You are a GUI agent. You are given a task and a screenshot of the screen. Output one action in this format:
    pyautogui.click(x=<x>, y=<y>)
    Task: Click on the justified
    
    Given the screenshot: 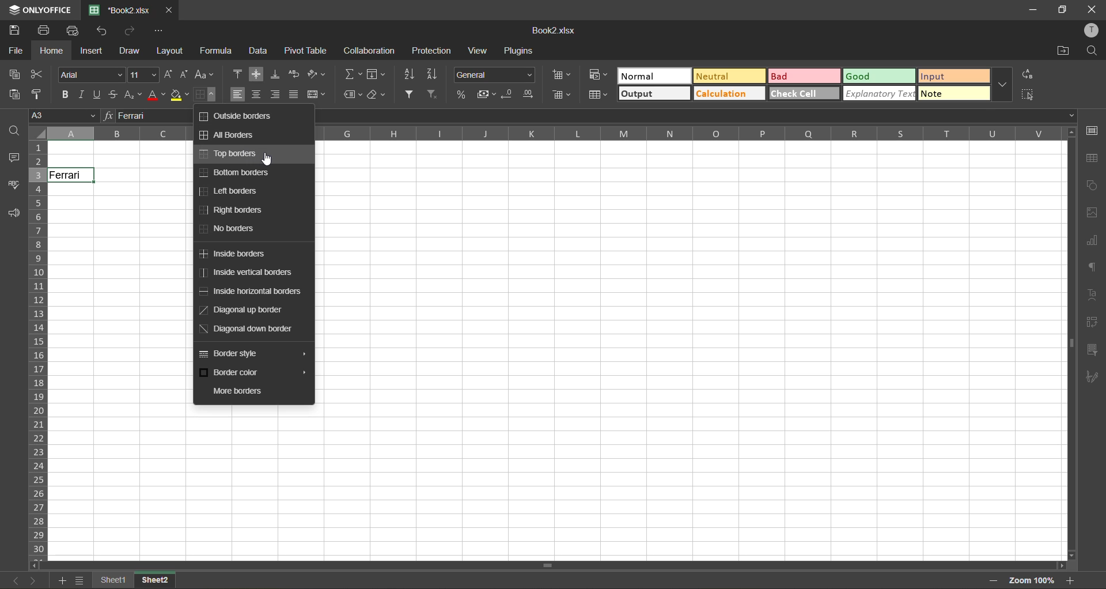 What is the action you would take?
    pyautogui.click(x=292, y=95)
    